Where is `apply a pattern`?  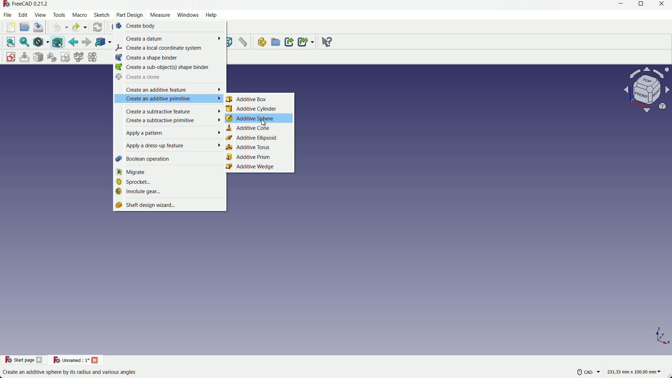
apply a pattern is located at coordinates (168, 134).